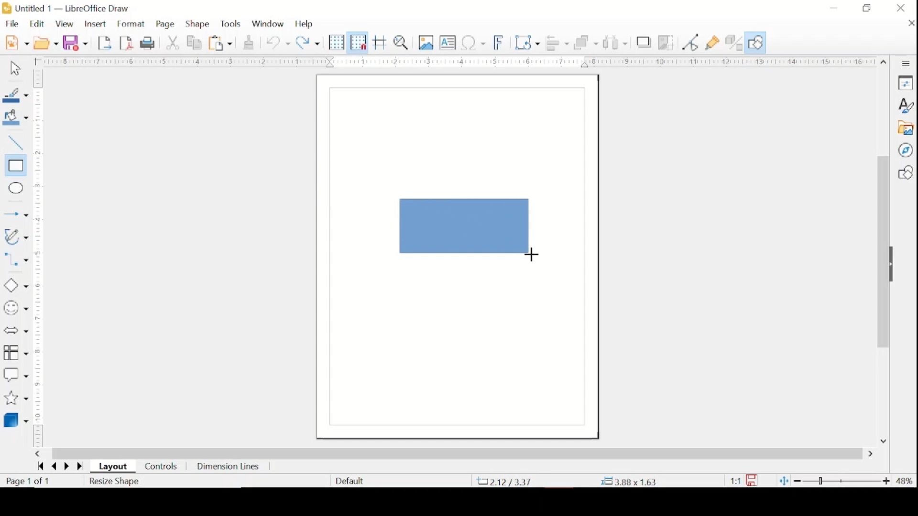 The height and width of the screenshot is (516, 918). Describe the element at coordinates (308, 42) in the screenshot. I see `redo` at that location.